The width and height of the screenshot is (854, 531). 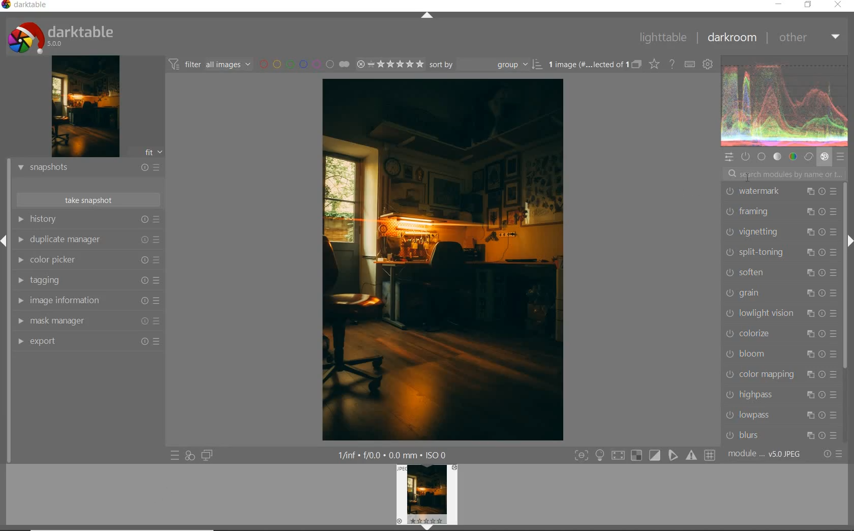 I want to click on scrollbar, so click(x=845, y=275).